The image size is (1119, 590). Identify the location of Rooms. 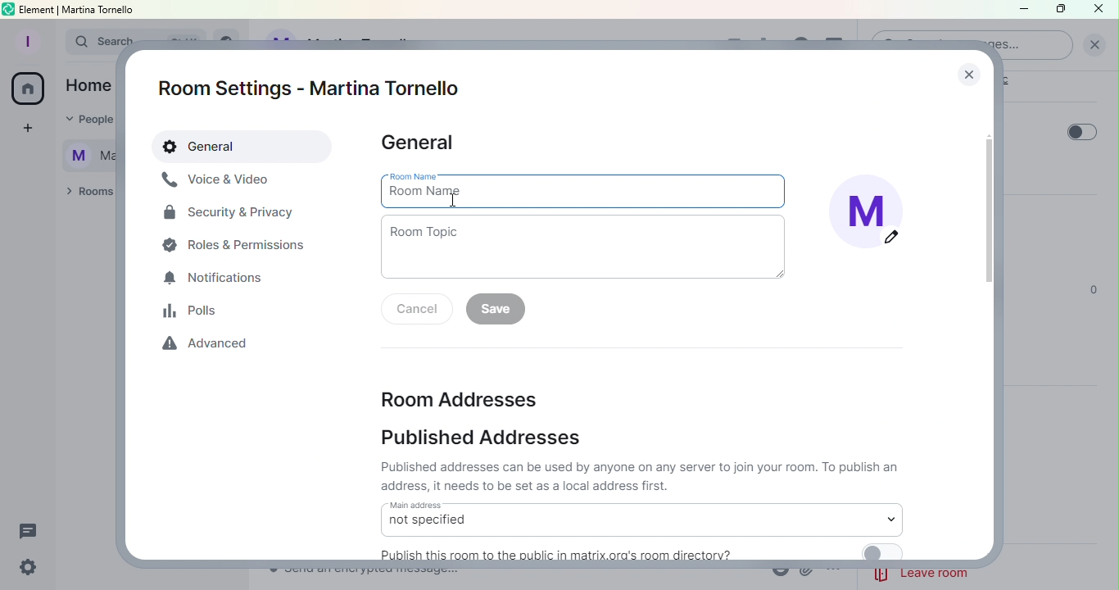
(86, 193).